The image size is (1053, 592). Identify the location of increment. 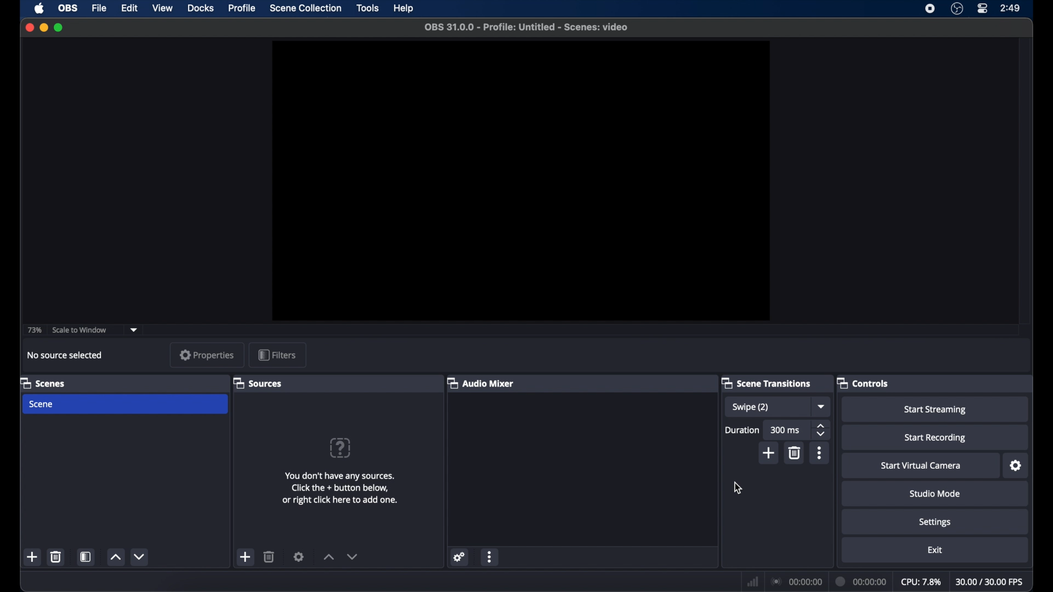
(329, 557).